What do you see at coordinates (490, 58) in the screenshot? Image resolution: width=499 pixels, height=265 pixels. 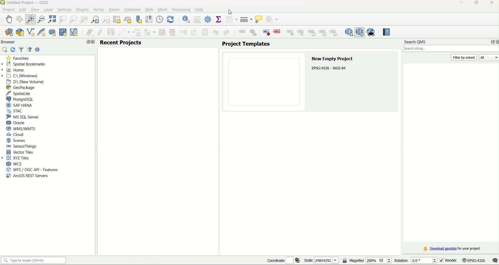 I see `All` at bounding box center [490, 58].